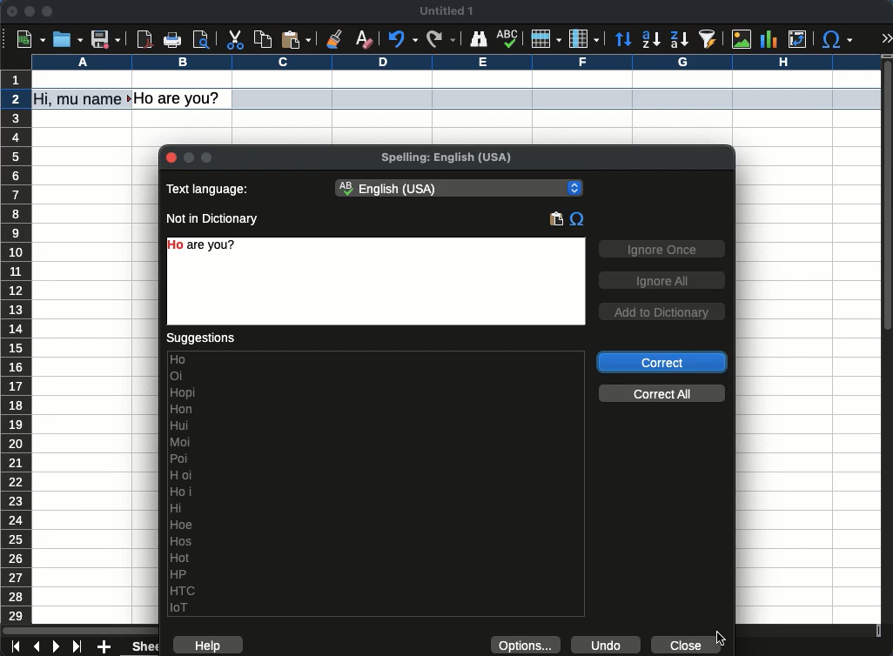 Image resolution: width=893 pixels, height=656 pixels. What do you see at coordinates (183, 525) in the screenshot?
I see `Hoe` at bounding box center [183, 525].